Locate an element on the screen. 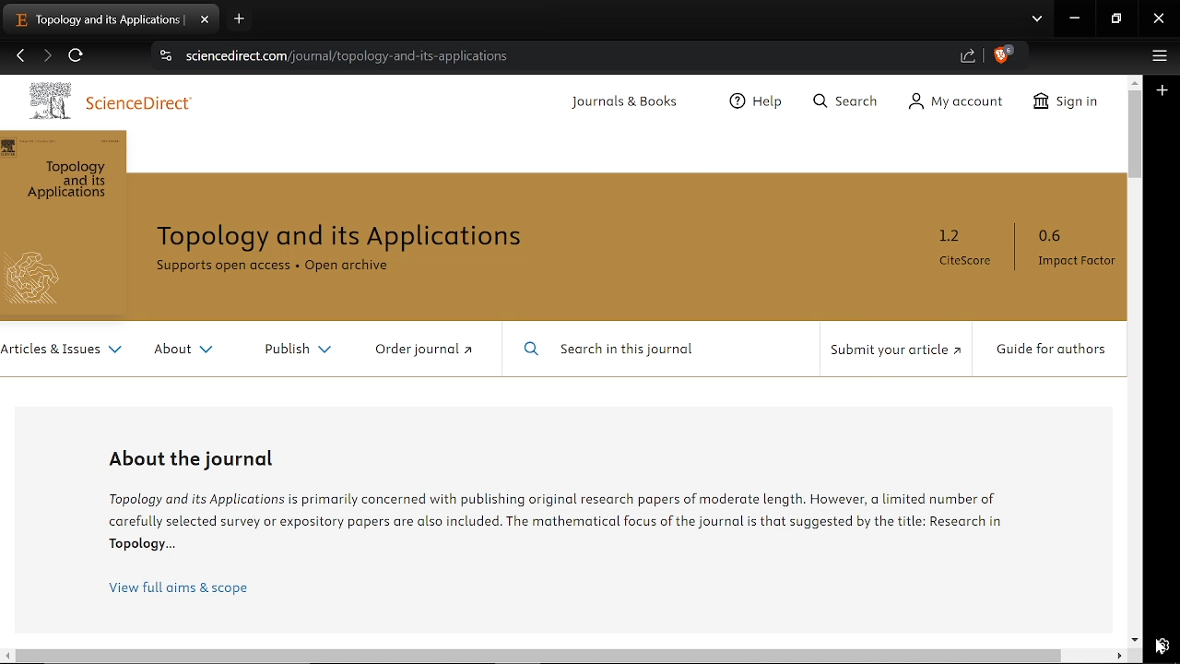 This screenshot has height=664, width=1180. Submit your article is located at coordinates (897, 350).